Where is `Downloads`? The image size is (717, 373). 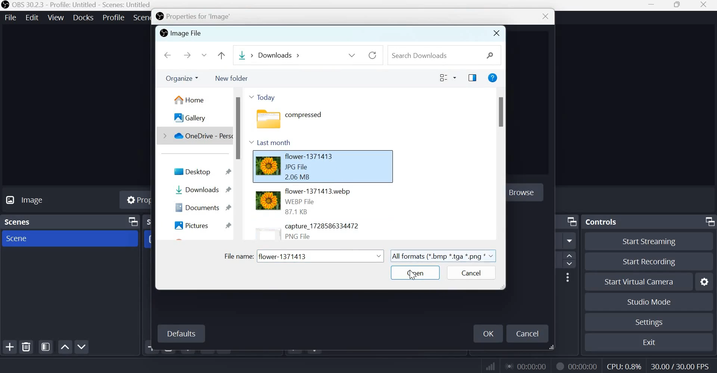
Downloads is located at coordinates (243, 55).